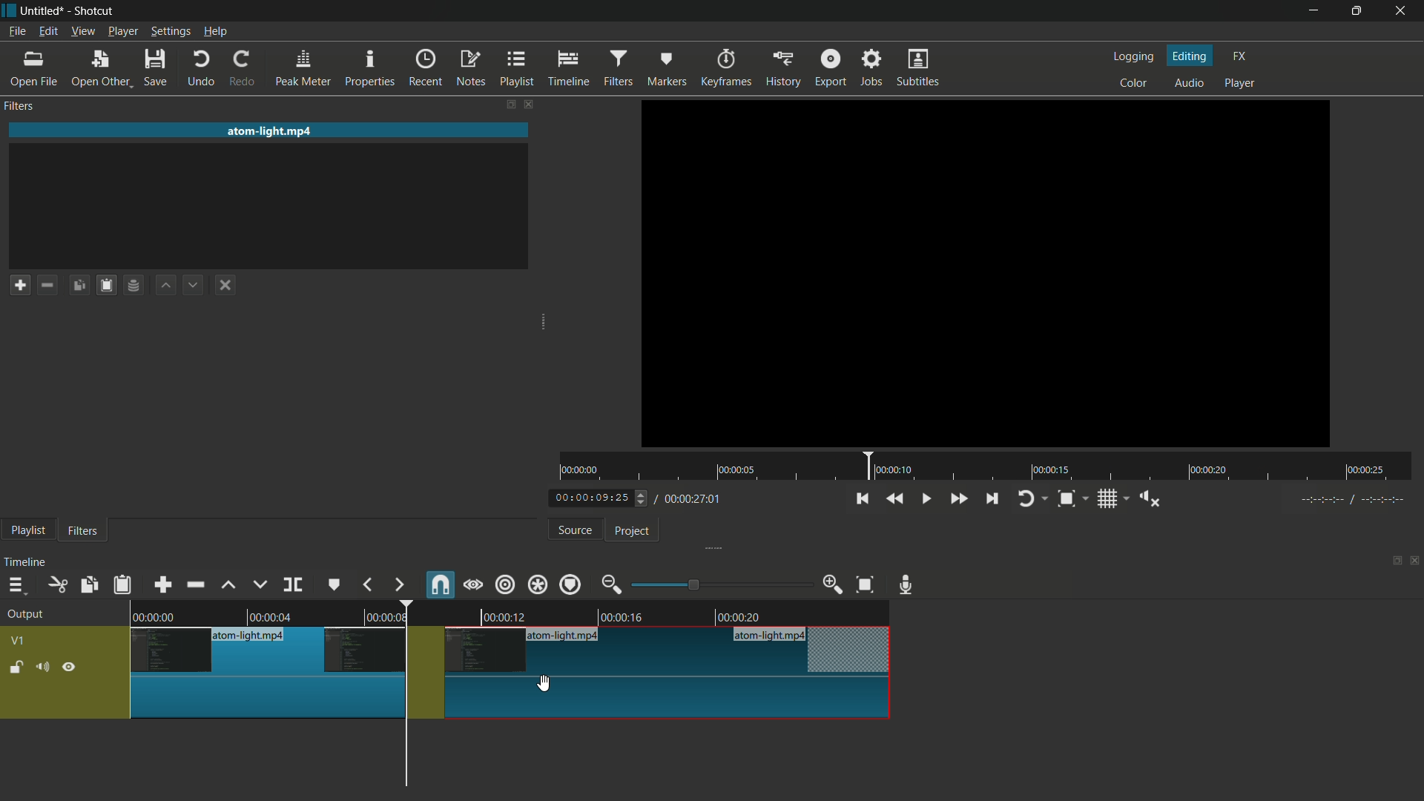 This screenshot has width=1424, height=801. What do you see at coordinates (20, 285) in the screenshot?
I see `add a filter` at bounding box center [20, 285].